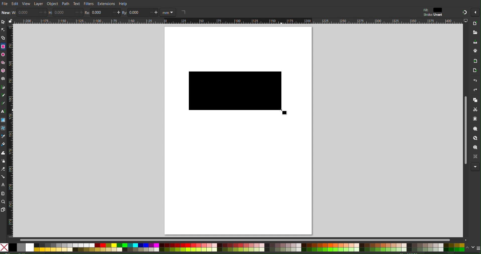 Image resolution: width=481 pixels, height=254 pixels. I want to click on Layer, so click(38, 3).